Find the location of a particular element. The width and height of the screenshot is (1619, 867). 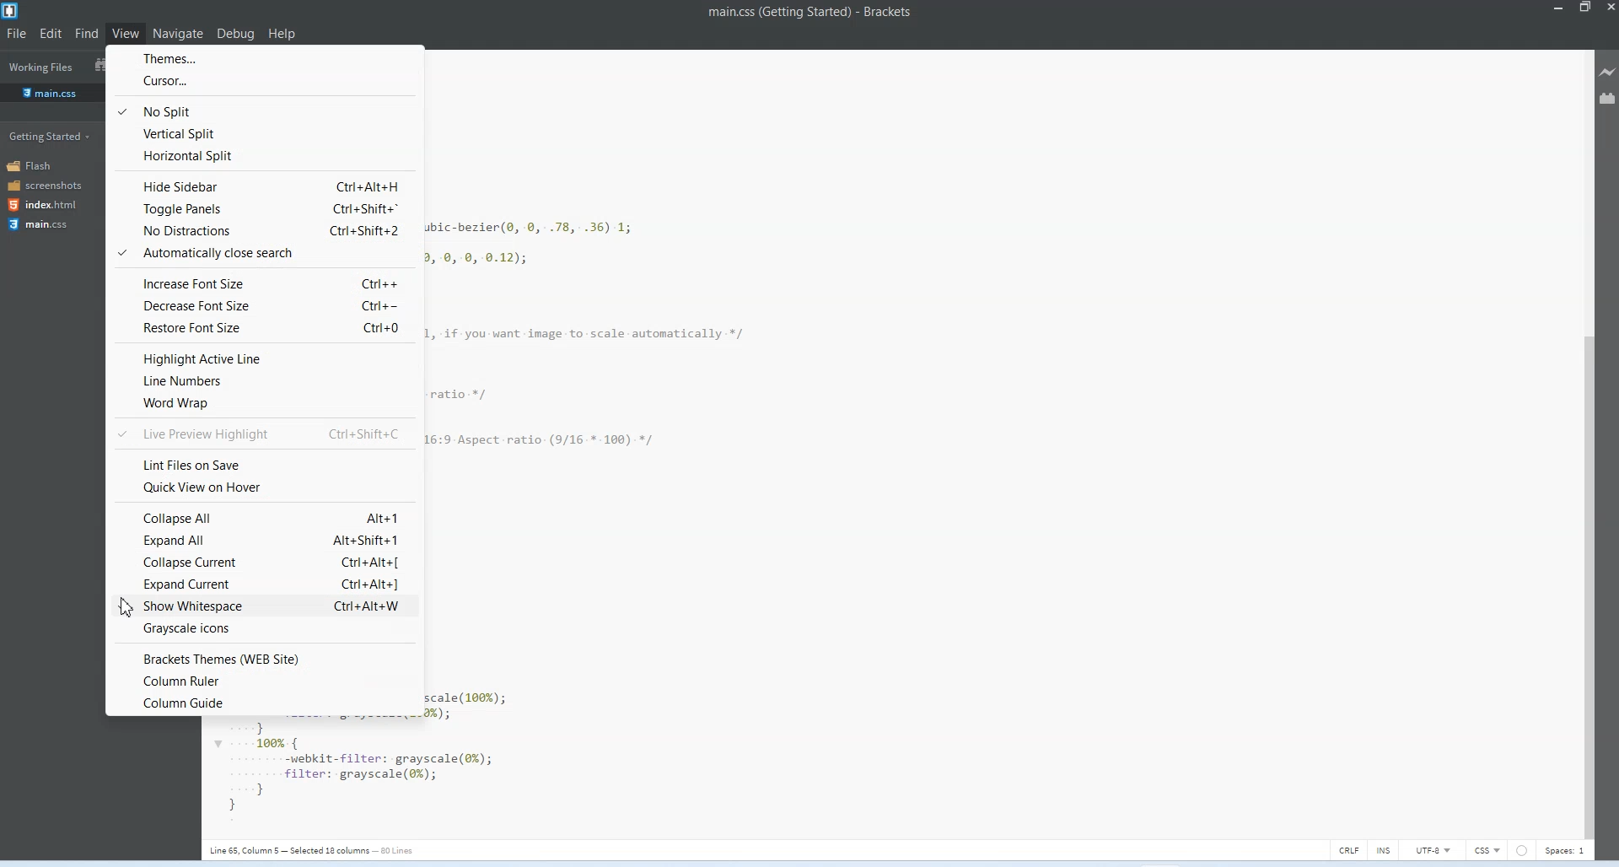

column guide is located at coordinates (263, 703).